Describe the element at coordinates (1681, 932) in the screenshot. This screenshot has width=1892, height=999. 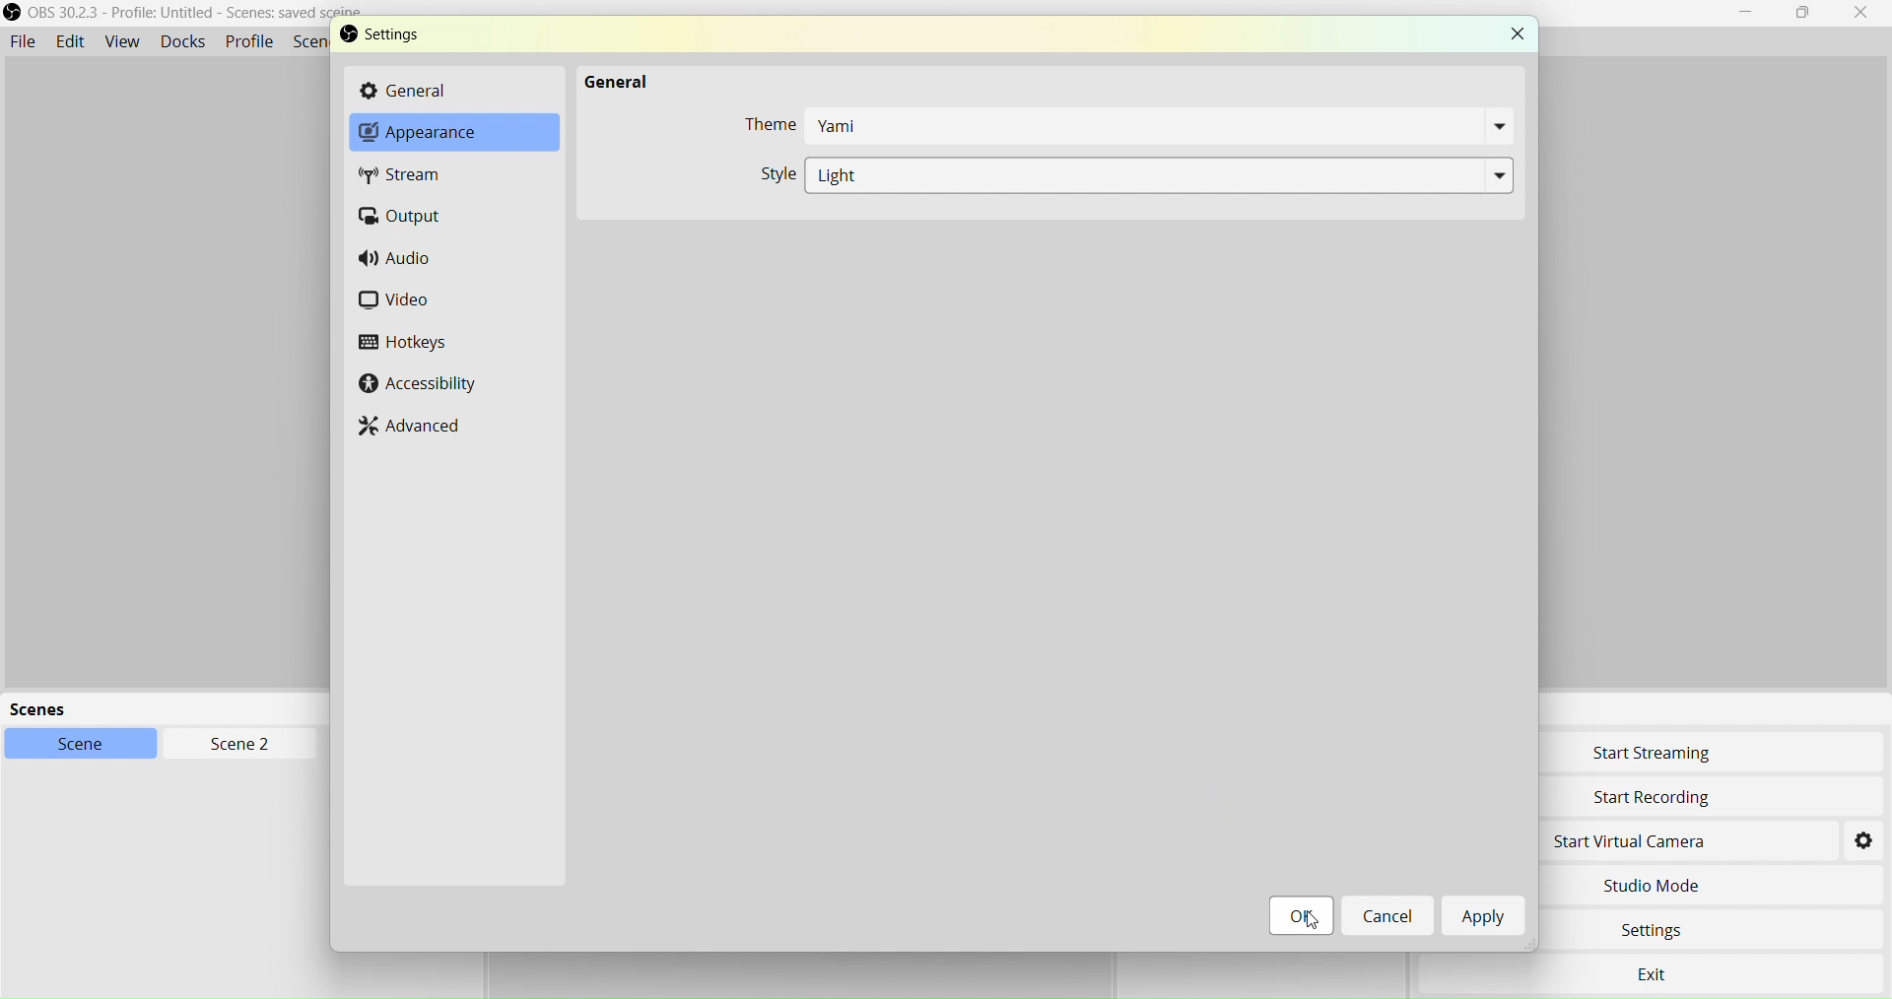
I see `Settings` at that location.